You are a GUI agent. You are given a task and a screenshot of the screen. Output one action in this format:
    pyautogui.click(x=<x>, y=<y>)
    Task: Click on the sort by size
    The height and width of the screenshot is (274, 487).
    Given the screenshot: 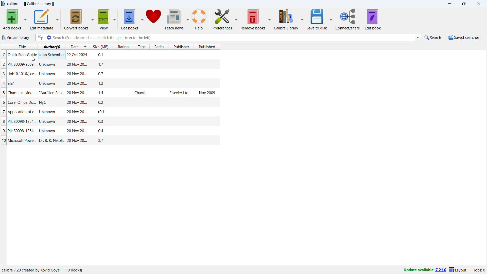 What is the action you would take?
    pyautogui.click(x=101, y=46)
    